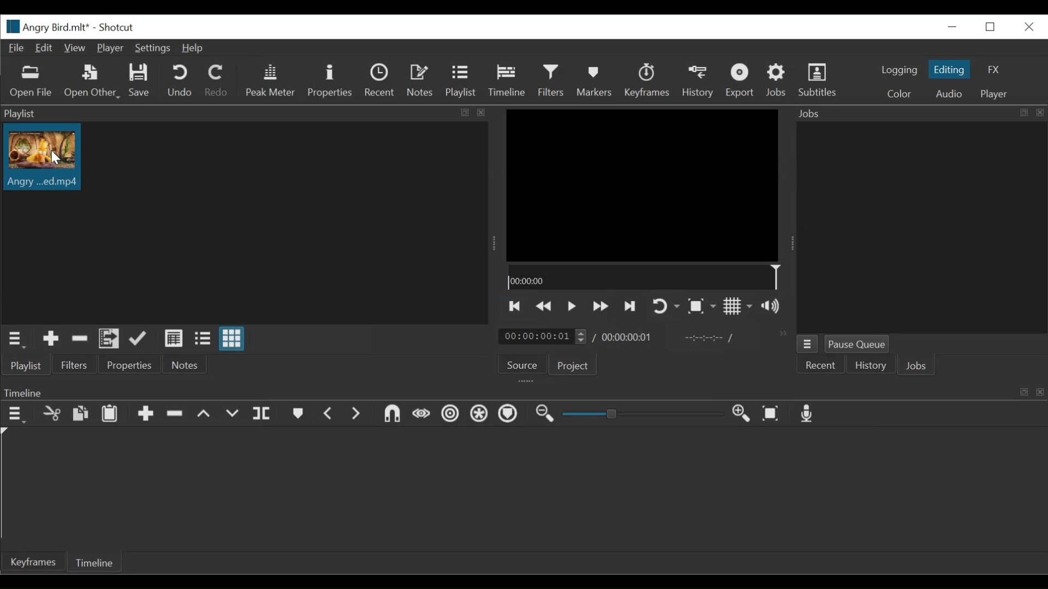  What do you see at coordinates (81, 413) in the screenshot?
I see `Copy` at bounding box center [81, 413].